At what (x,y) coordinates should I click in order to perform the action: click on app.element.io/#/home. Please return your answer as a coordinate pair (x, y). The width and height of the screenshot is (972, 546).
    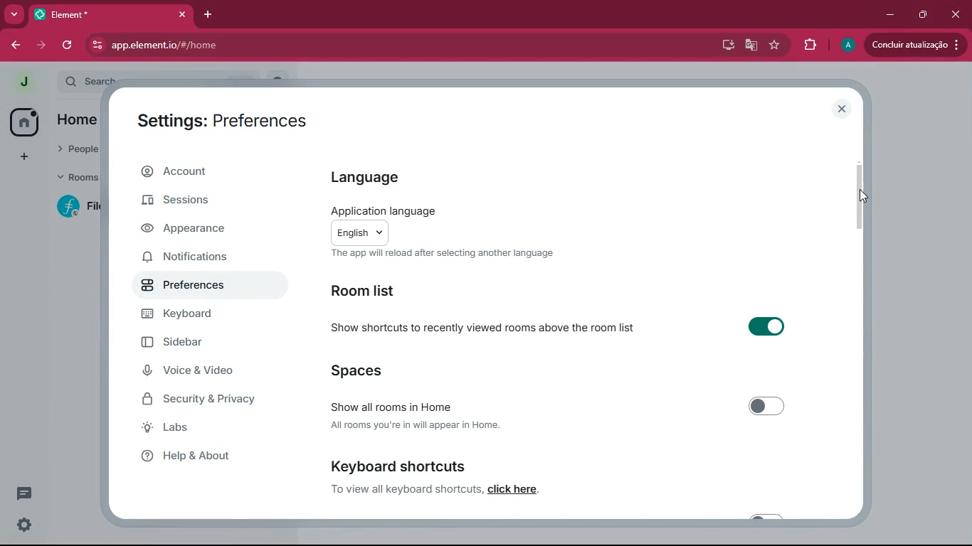
    Looking at the image, I should click on (248, 45).